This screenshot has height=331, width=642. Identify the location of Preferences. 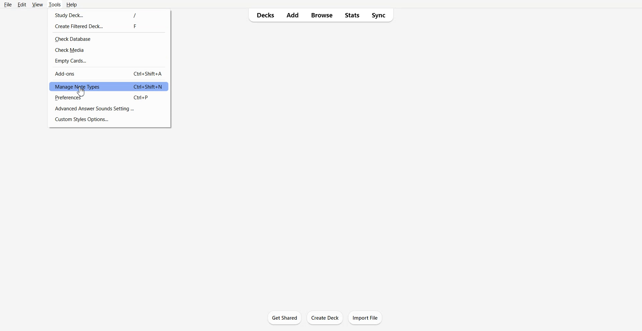
(109, 98).